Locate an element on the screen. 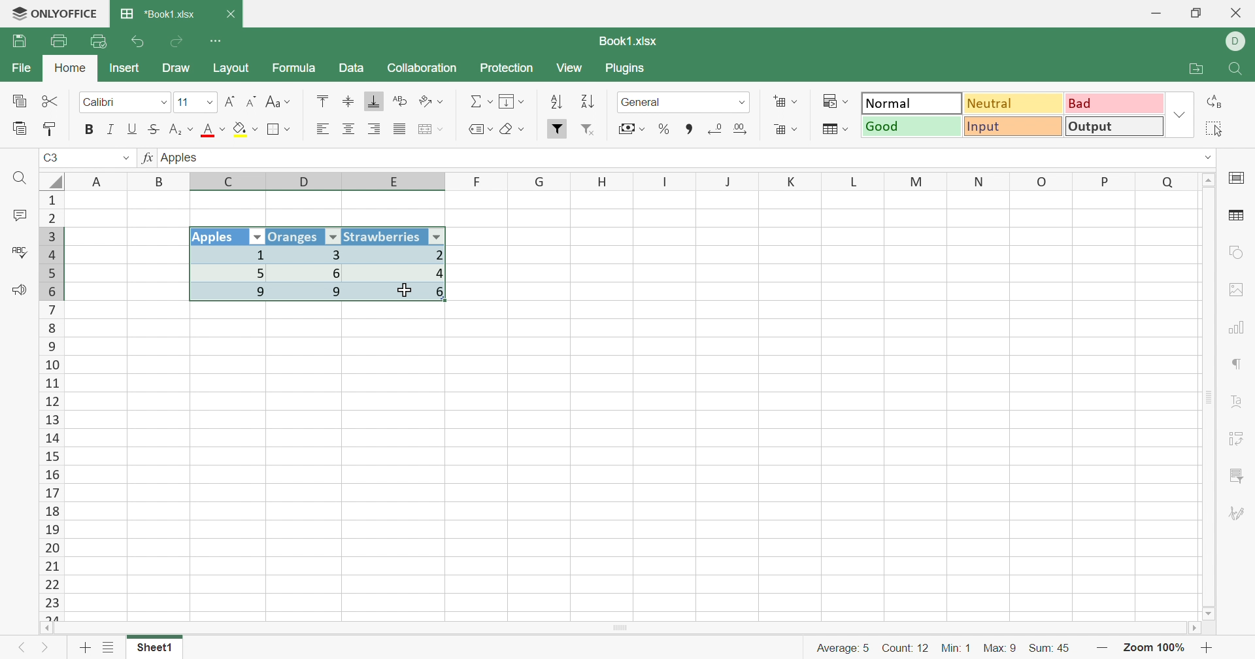 The width and height of the screenshot is (1255, 659). Pivot table settings is located at coordinates (1242, 436).